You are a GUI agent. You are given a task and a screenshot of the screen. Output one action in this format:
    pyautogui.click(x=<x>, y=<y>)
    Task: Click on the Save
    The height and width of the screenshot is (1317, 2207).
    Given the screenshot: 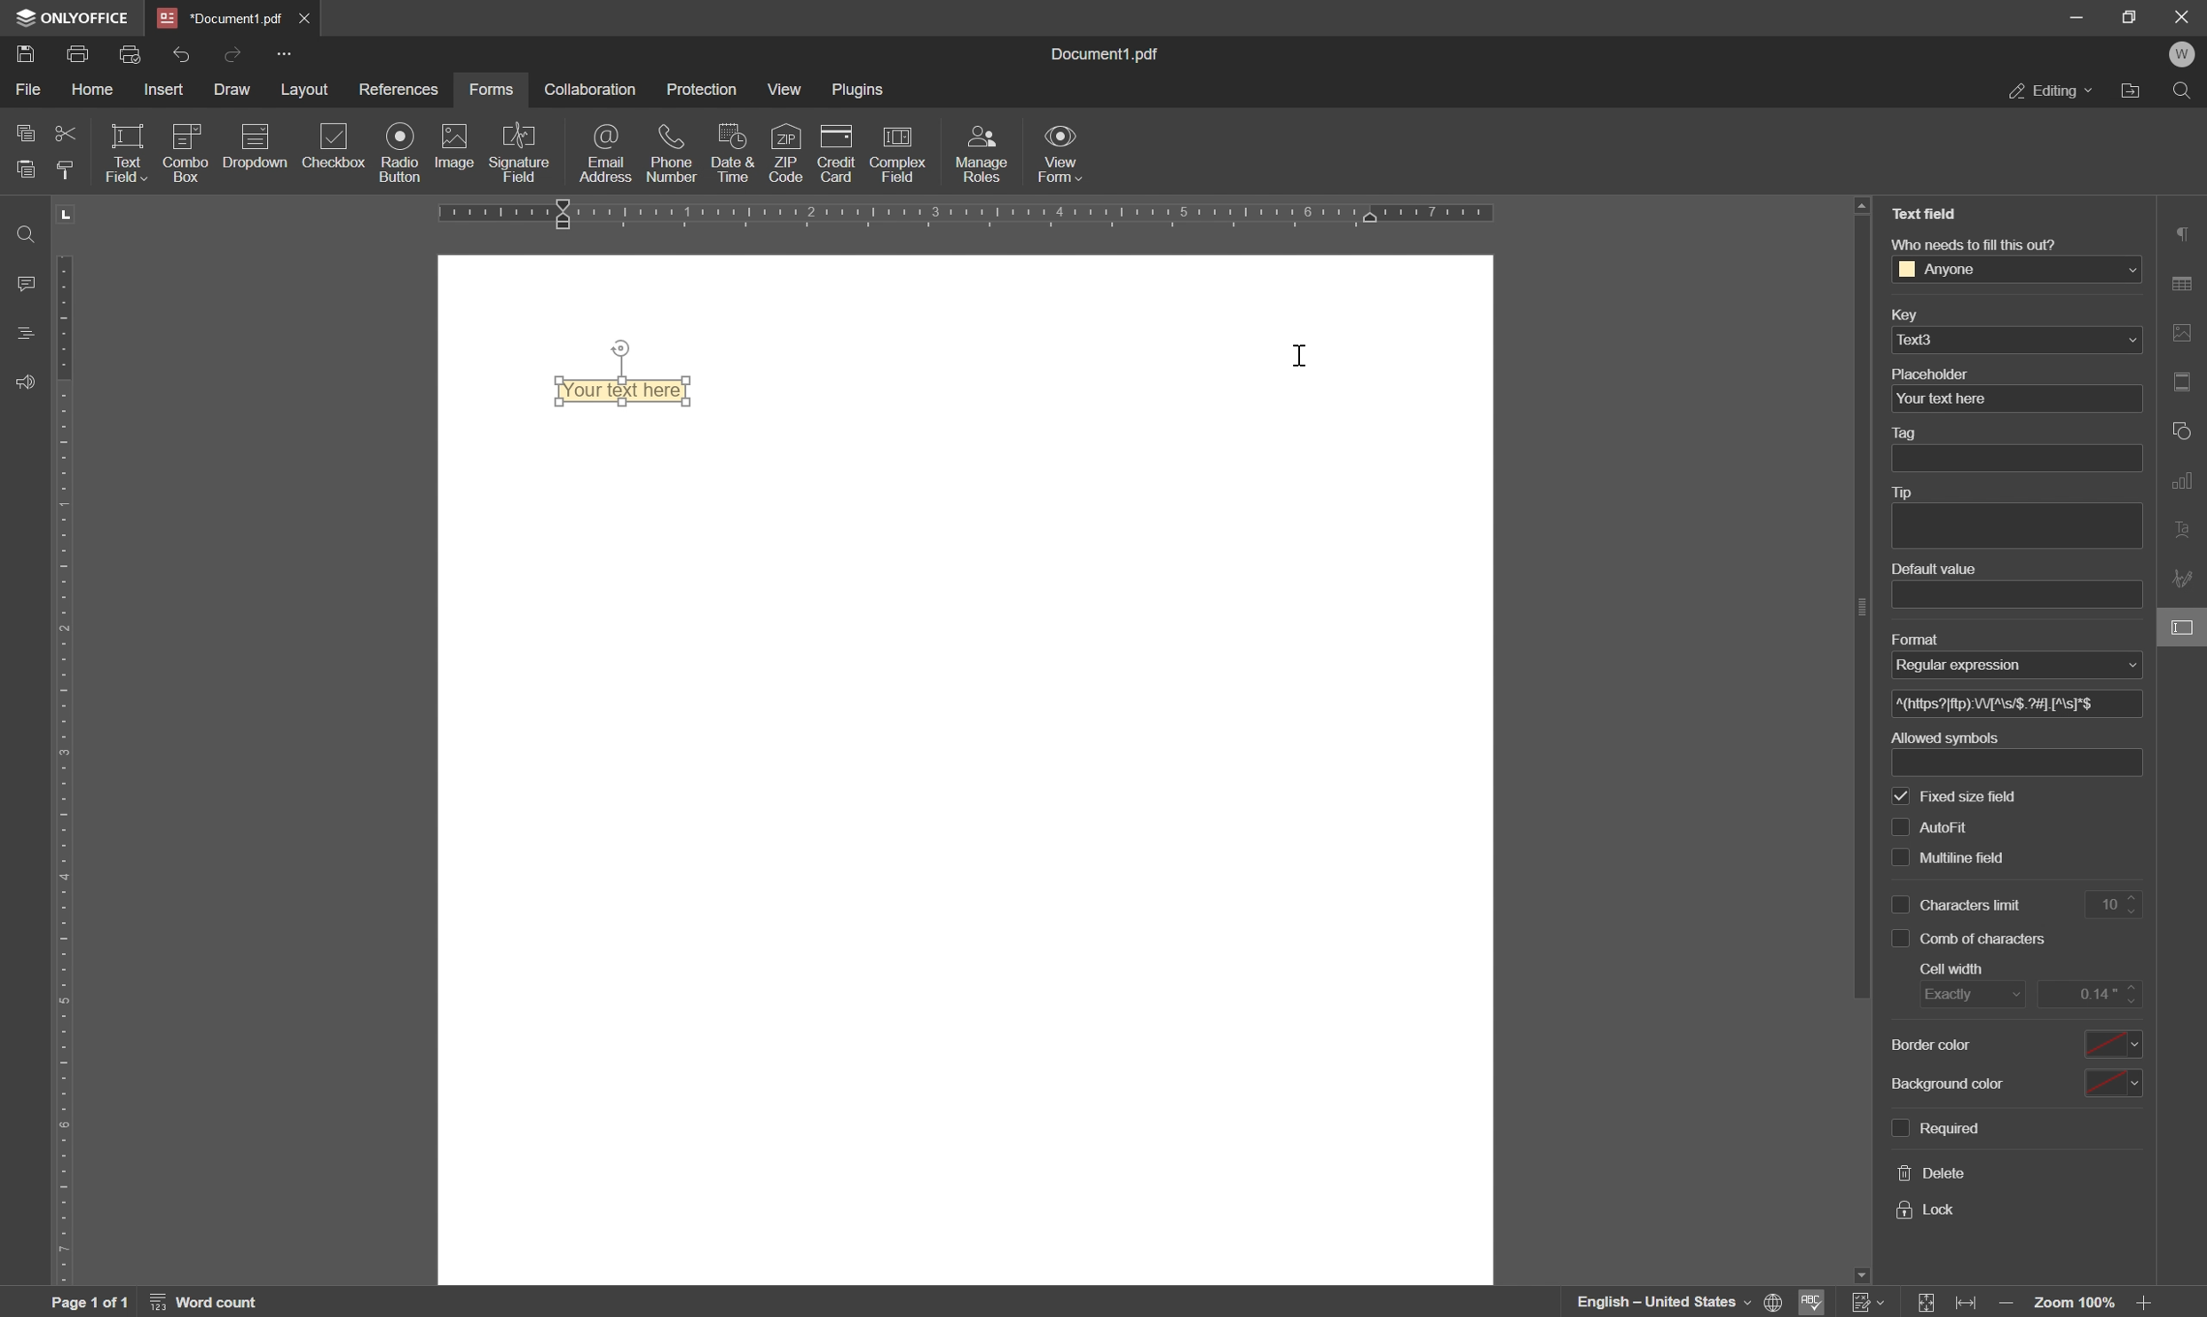 What is the action you would take?
    pyautogui.click(x=27, y=56)
    